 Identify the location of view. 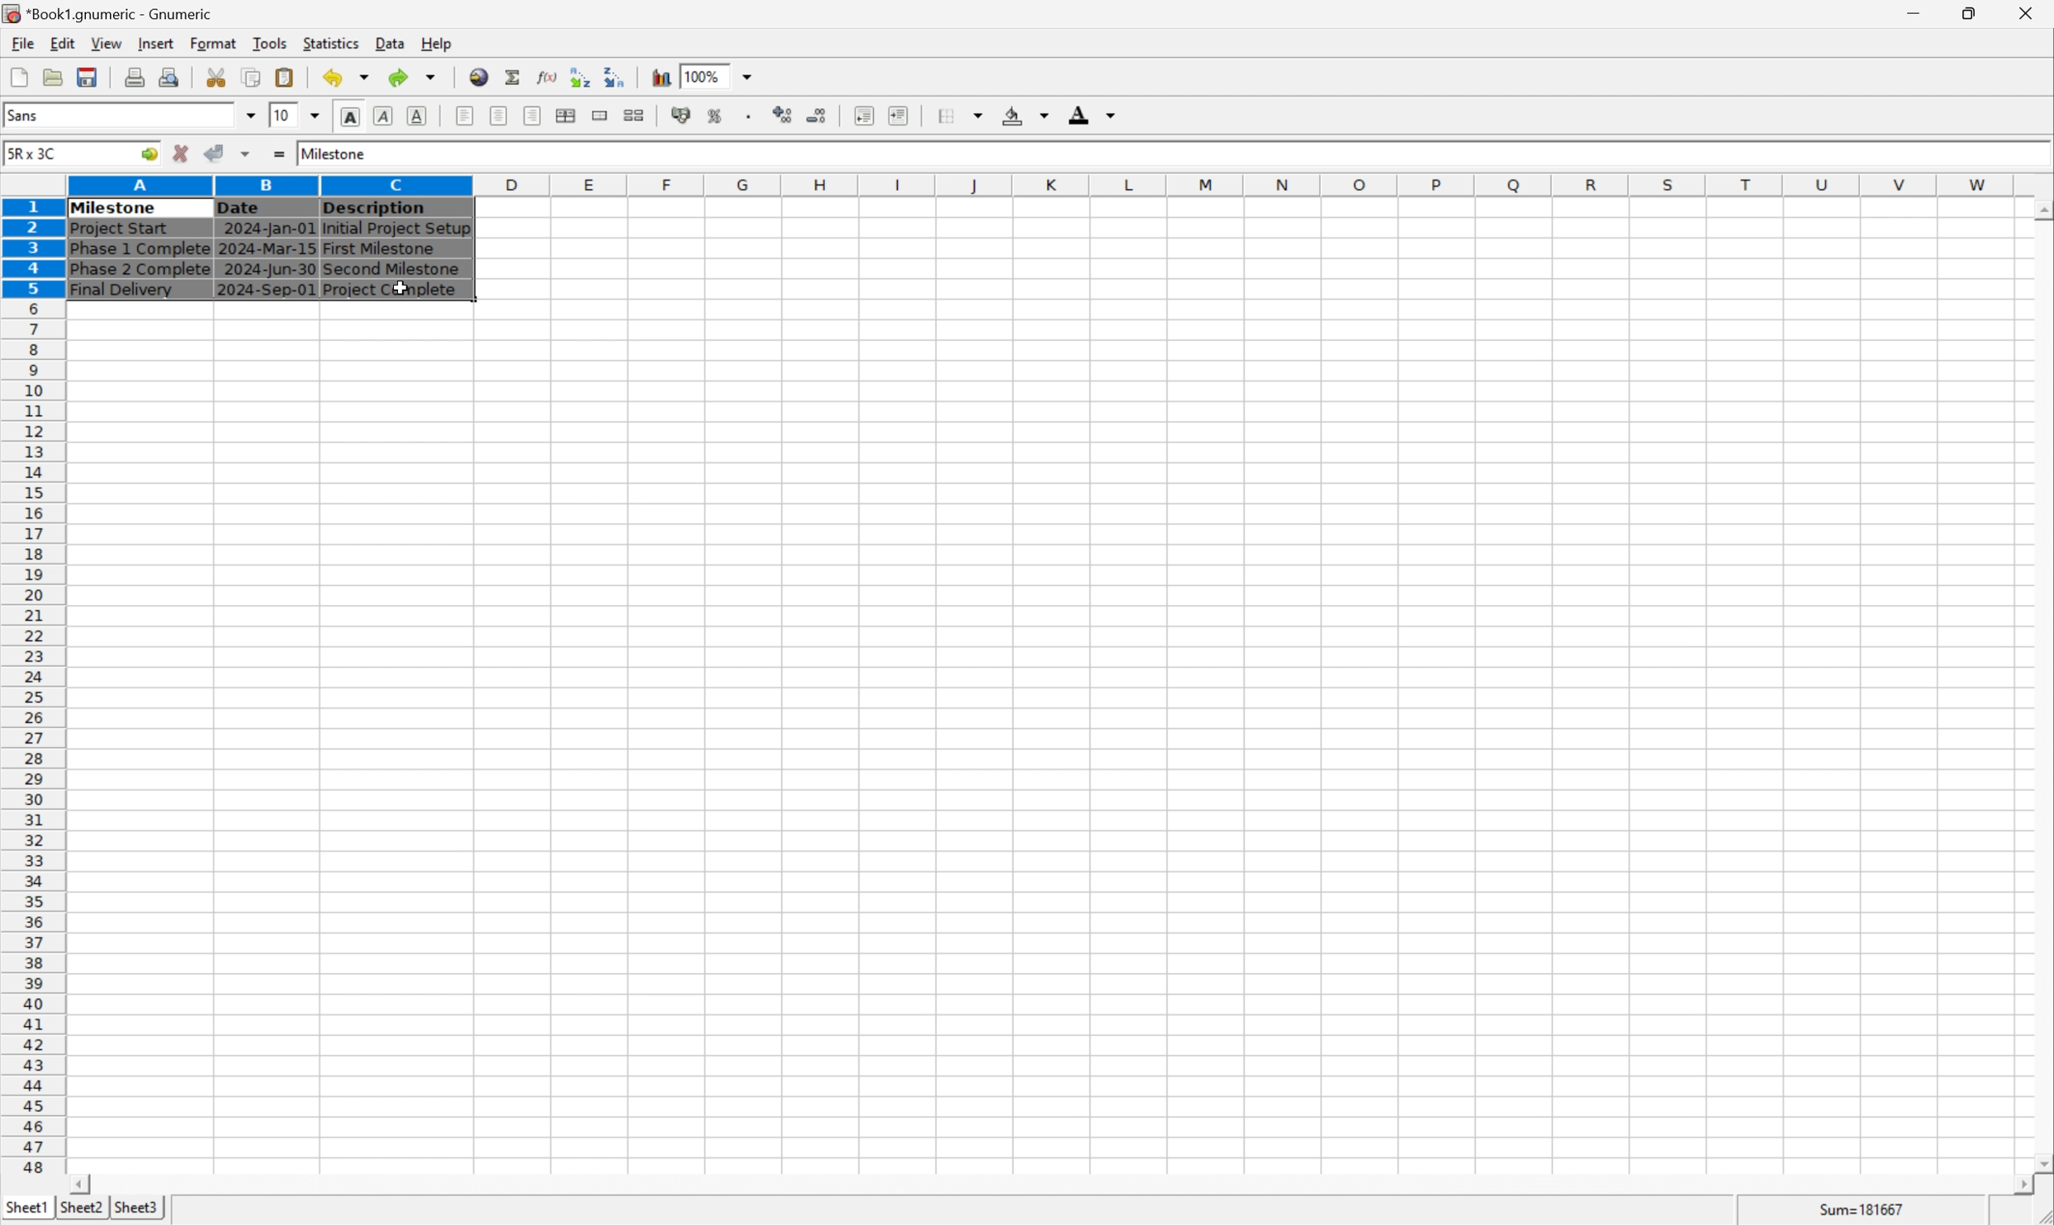
(105, 44).